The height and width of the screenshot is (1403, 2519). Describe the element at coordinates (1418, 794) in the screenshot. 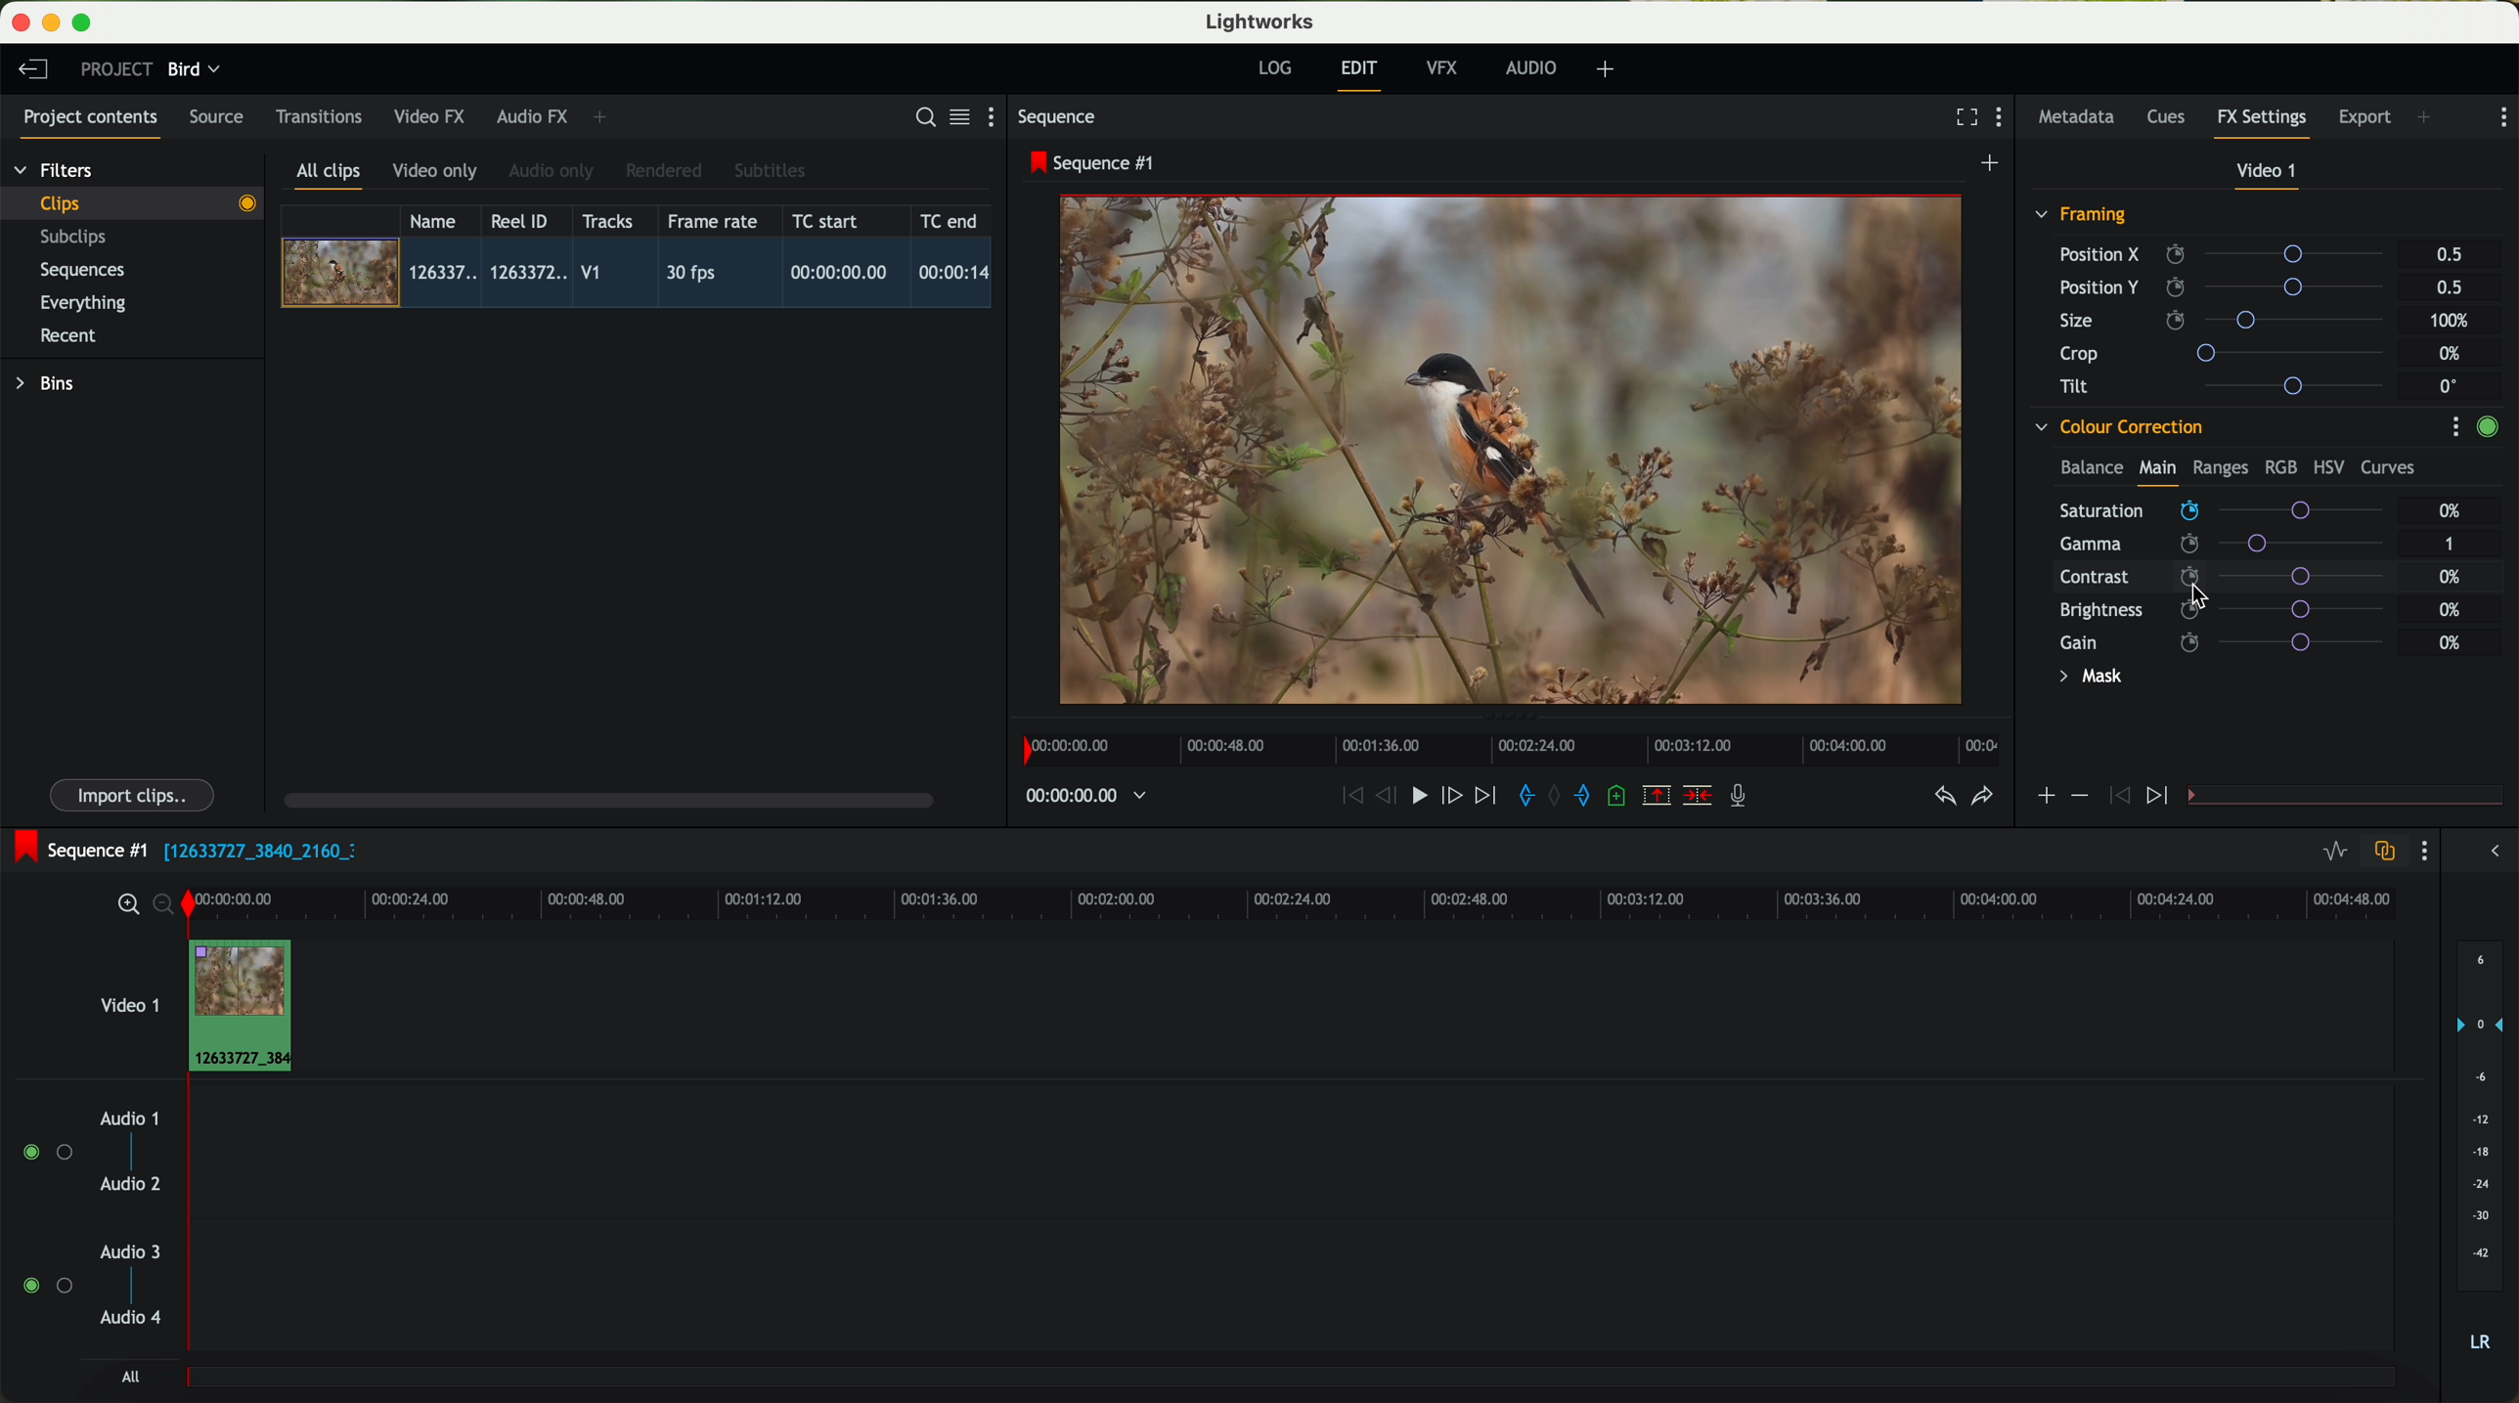

I see `play` at that location.